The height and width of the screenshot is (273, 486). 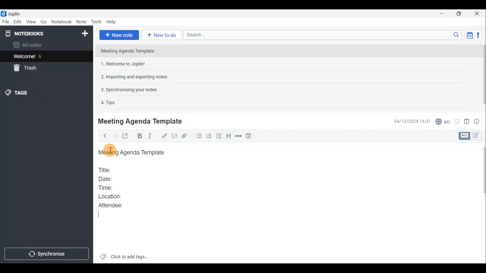 What do you see at coordinates (108, 102) in the screenshot?
I see `4. Tips` at bounding box center [108, 102].